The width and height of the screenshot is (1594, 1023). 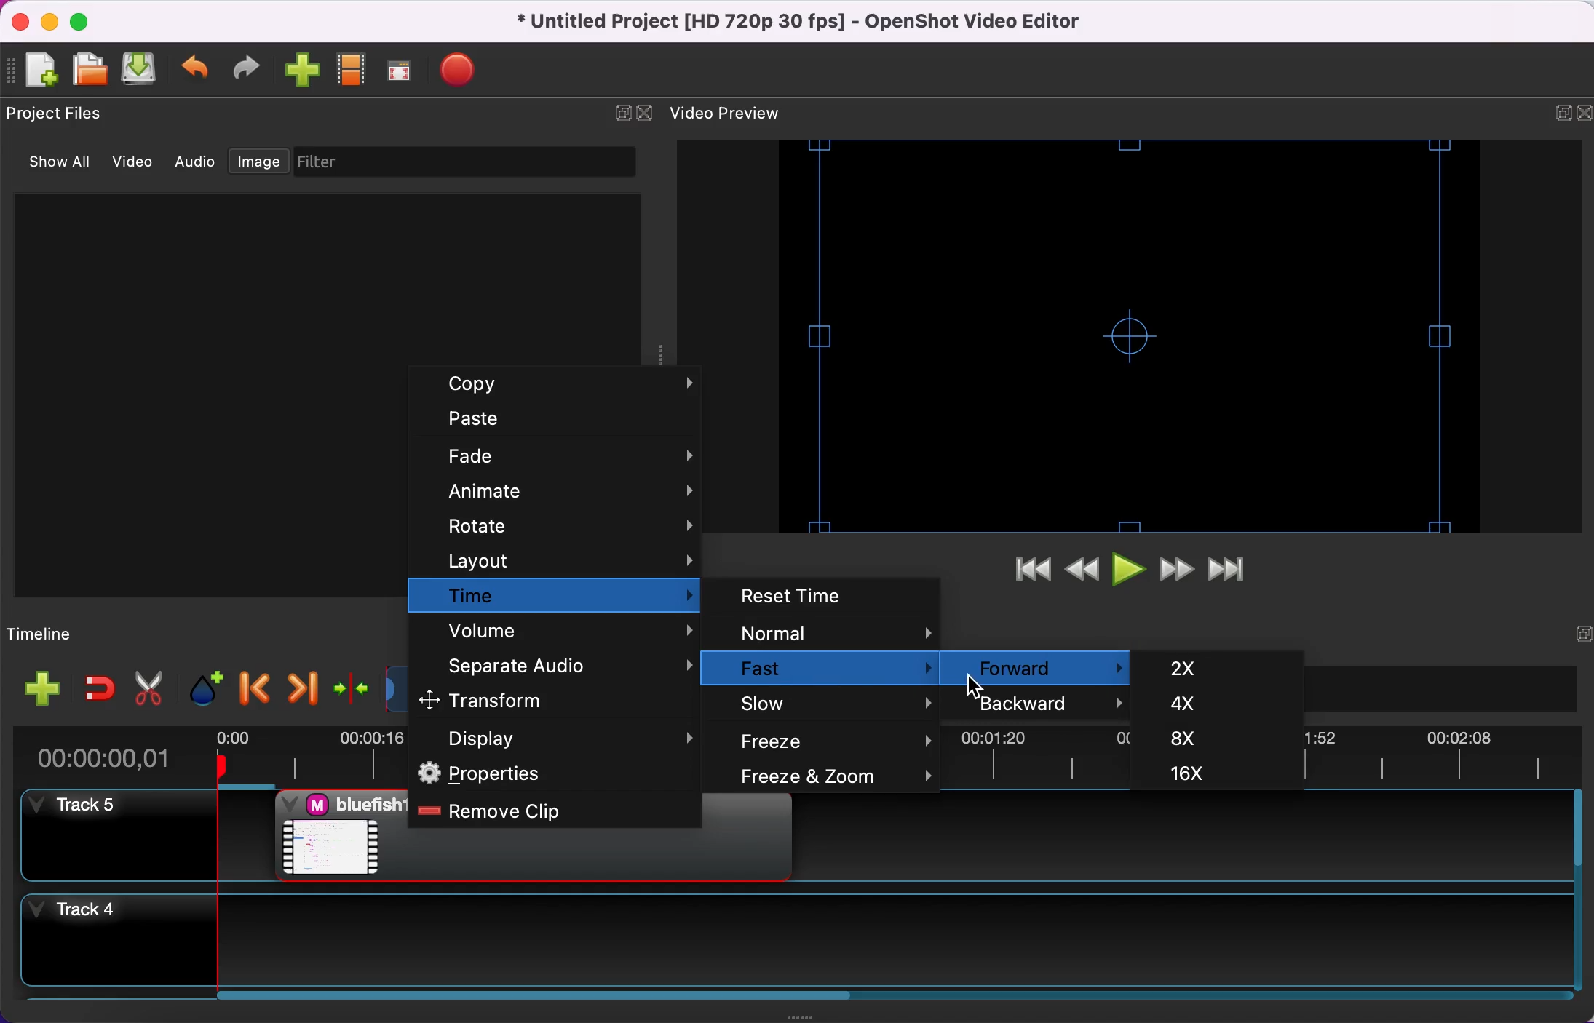 What do you see at coordinates (545, 701) in the screenshot?
I see `transform` at bounding box center [545, 701].